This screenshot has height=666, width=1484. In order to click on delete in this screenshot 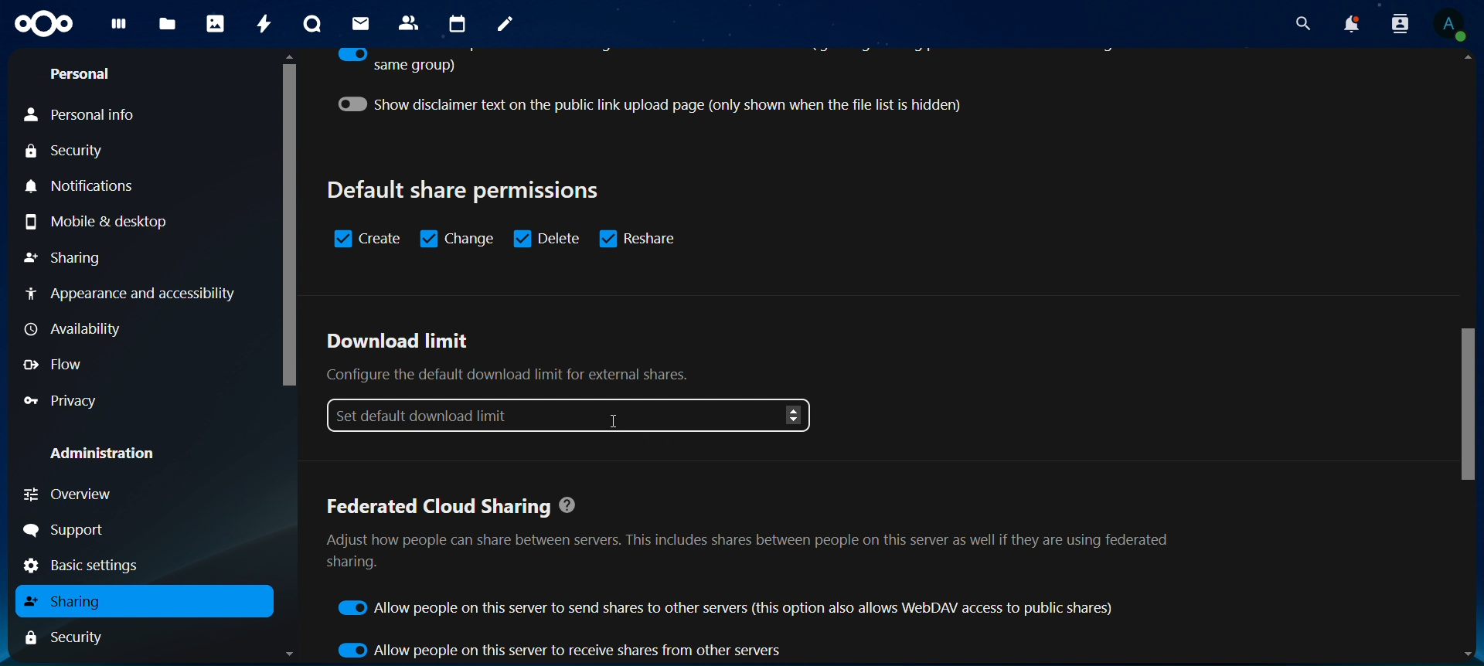, I will do `click(546, 237)`.